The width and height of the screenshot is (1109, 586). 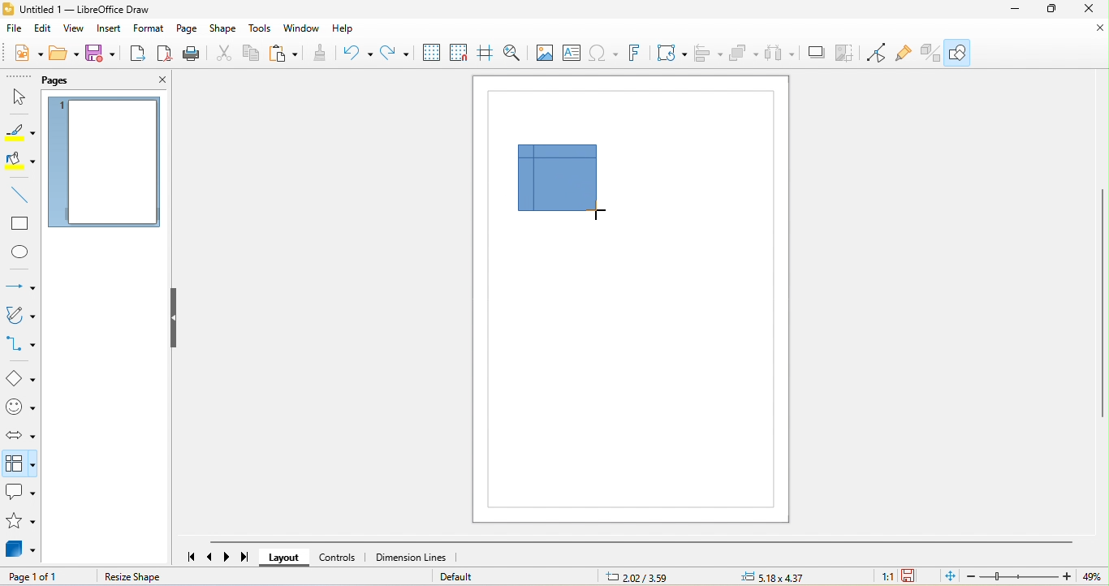 What do you see at coordinates (488, 54) in the screenshot?
I see `helplines while moving` at bounding box center [488, 54].